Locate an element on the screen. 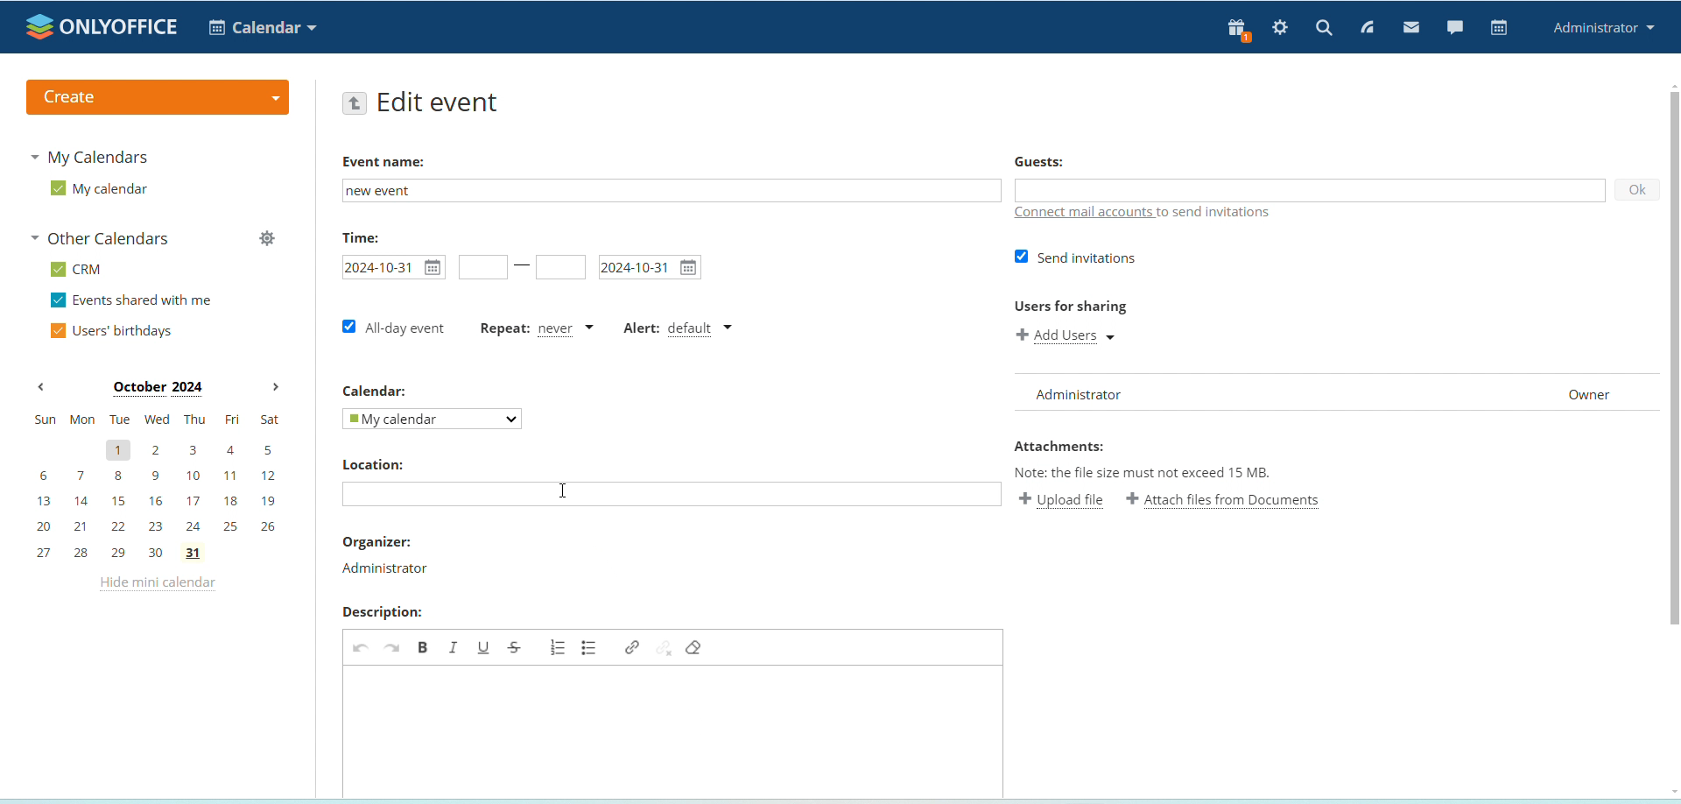 The image size is (1681, 804). manage is located at coordinates (266, 241).